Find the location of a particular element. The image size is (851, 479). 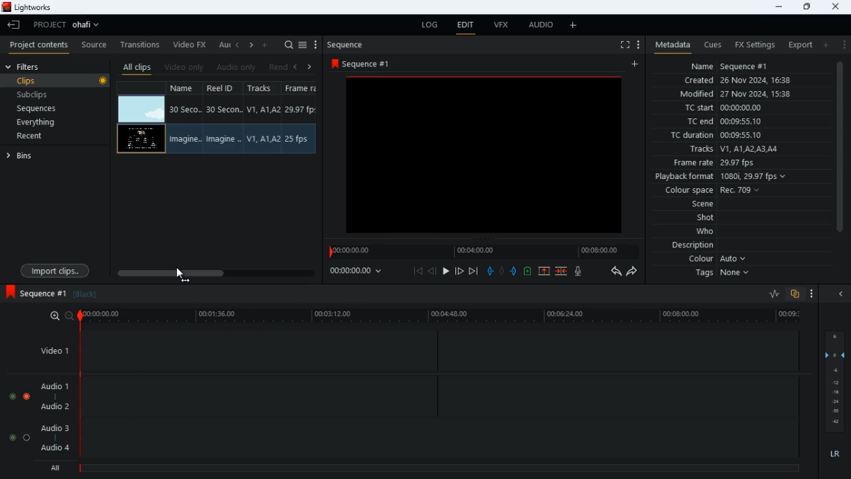

au is located at coordinates (225, 44).